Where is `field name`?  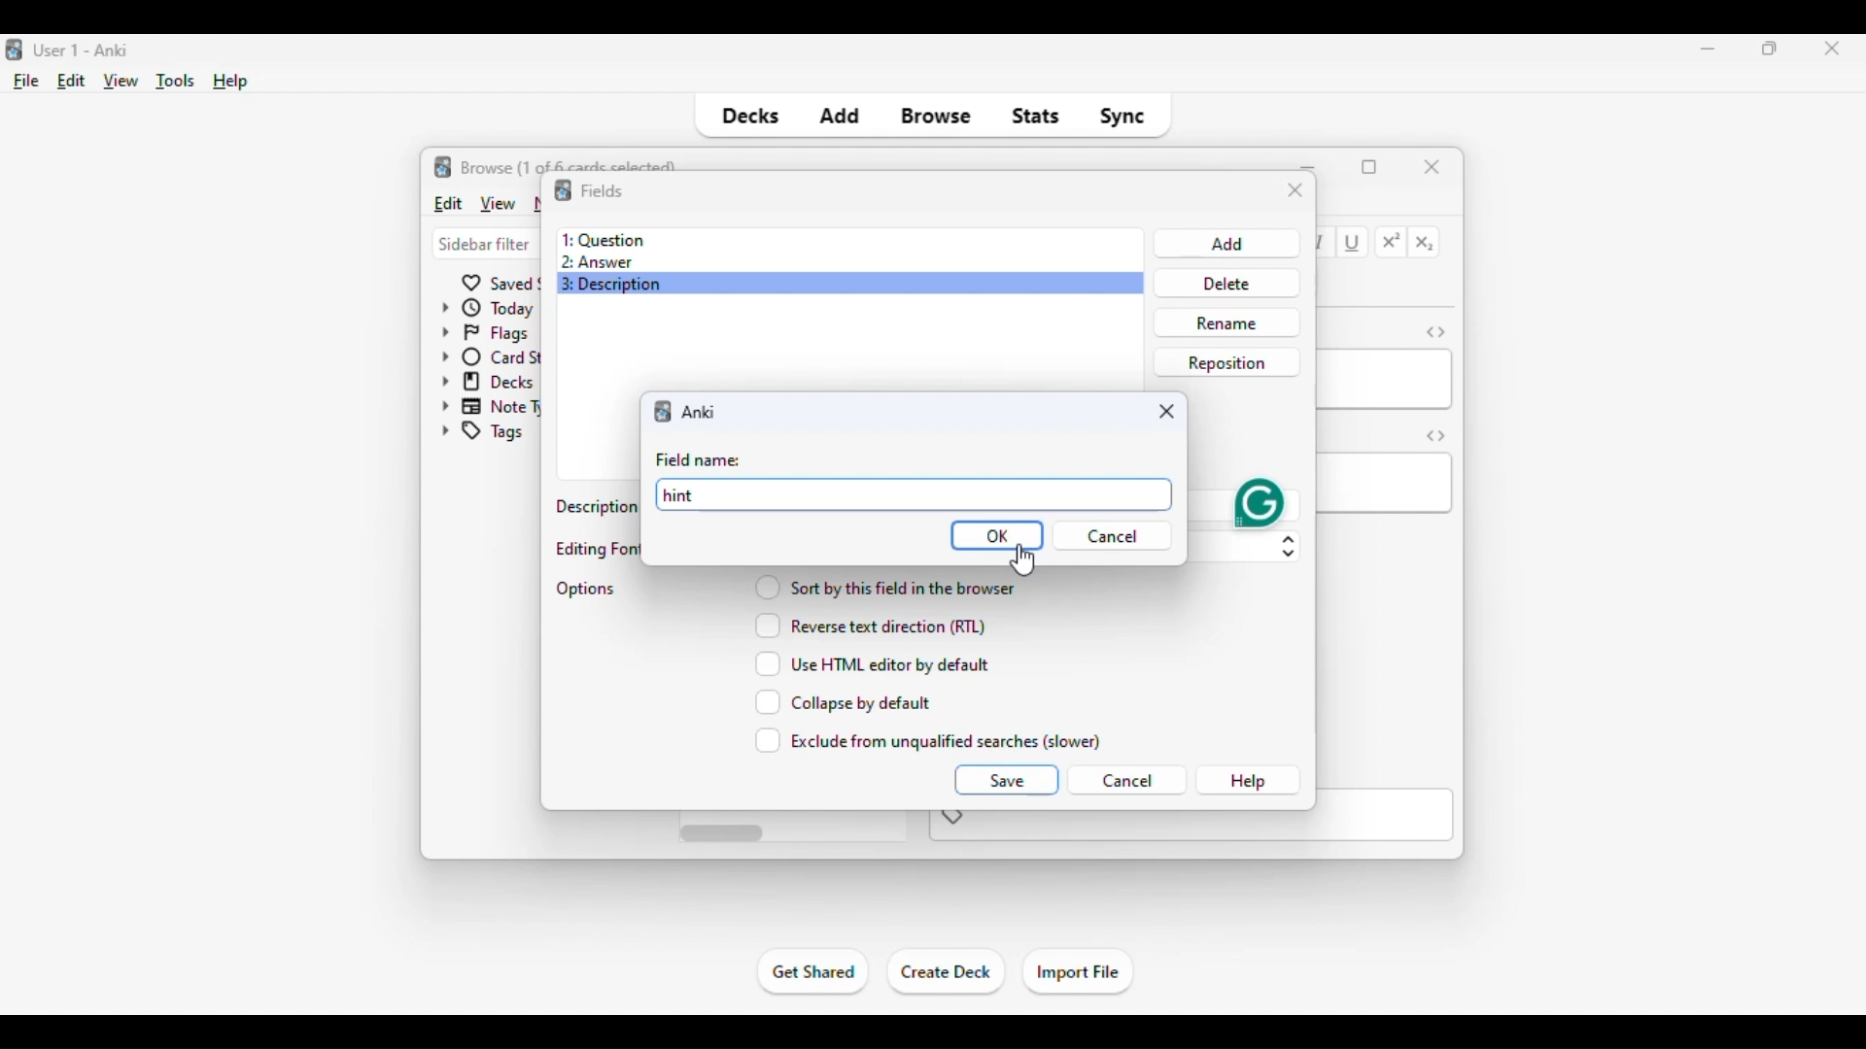 field name is located at coordinates (698, 460).